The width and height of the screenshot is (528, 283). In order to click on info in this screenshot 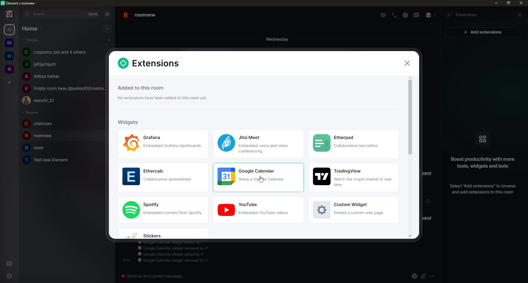, I will do `click(164, 91)`.